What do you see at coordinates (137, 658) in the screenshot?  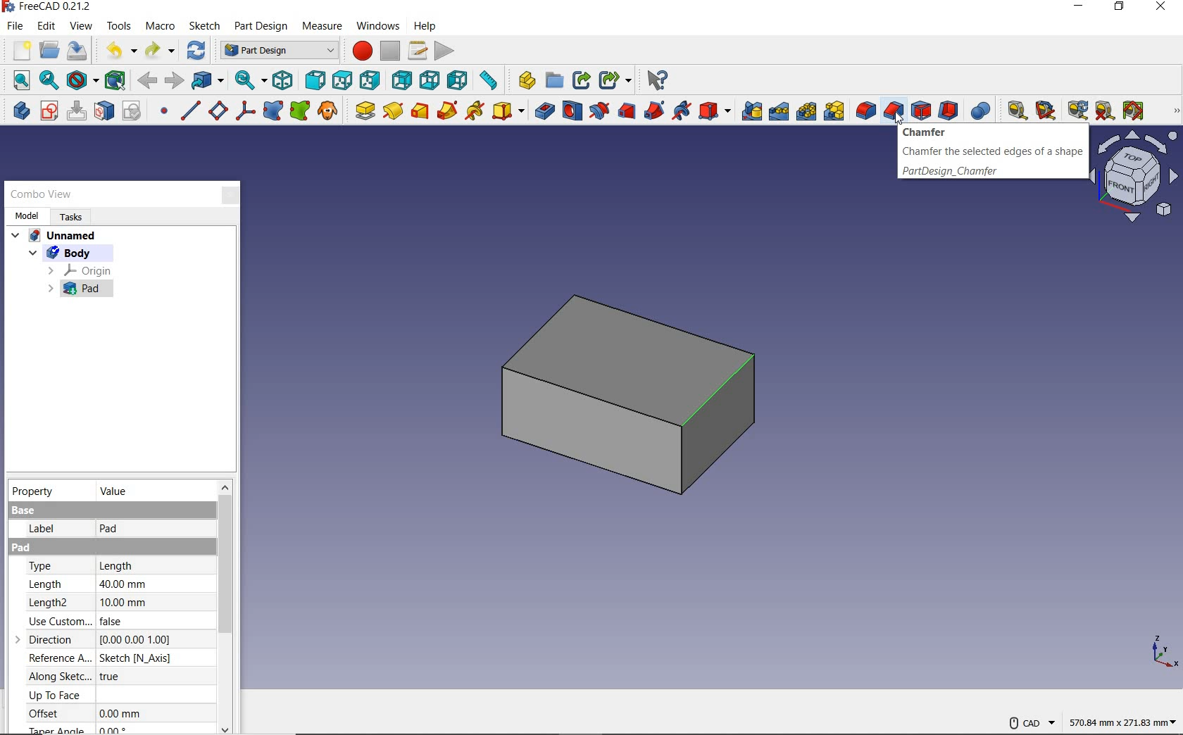 I see `Sketch [N_Axis]` at bounding box center [137, 658].